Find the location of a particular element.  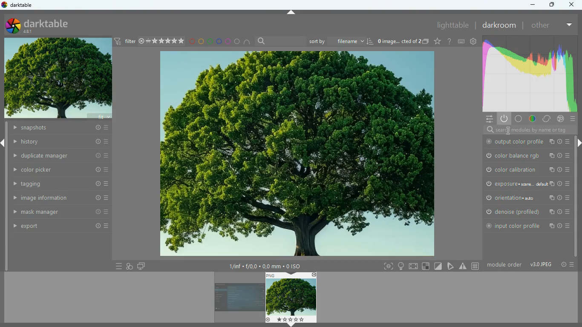

image name is located at coordinates (399, 41).